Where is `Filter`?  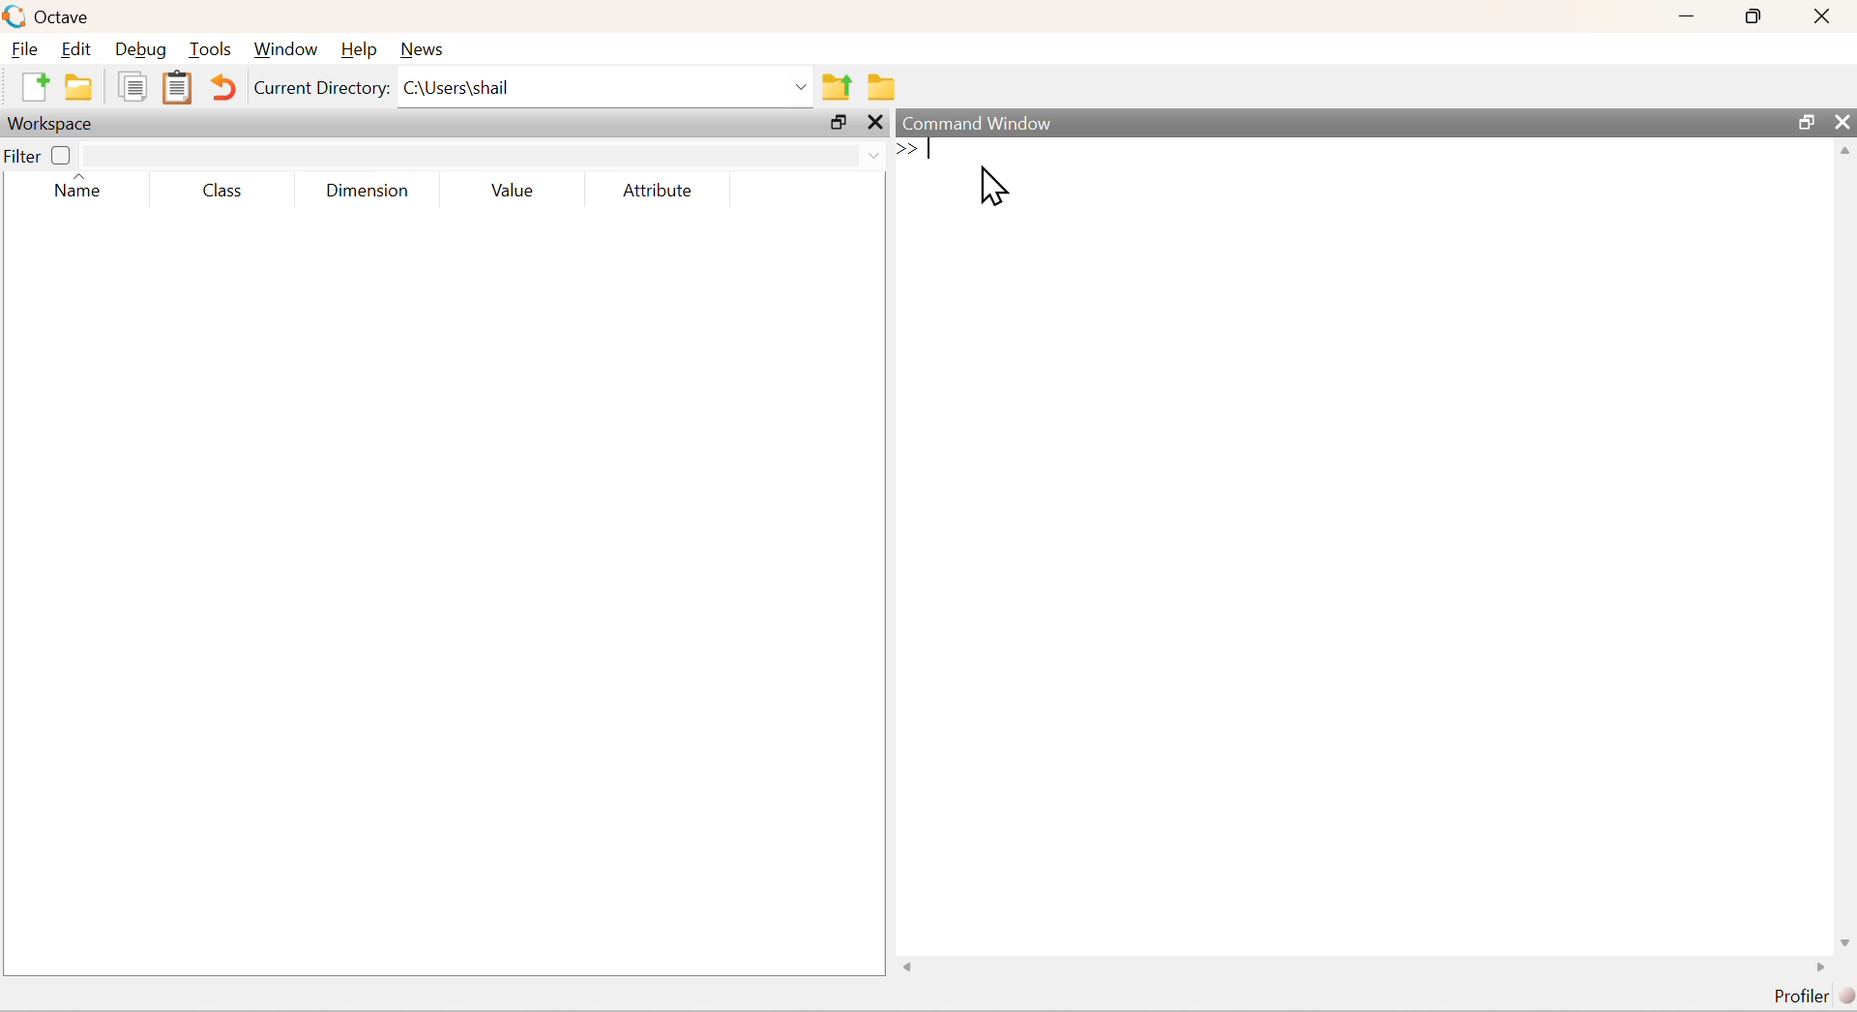 Filter is located at coordinates (22, 156).